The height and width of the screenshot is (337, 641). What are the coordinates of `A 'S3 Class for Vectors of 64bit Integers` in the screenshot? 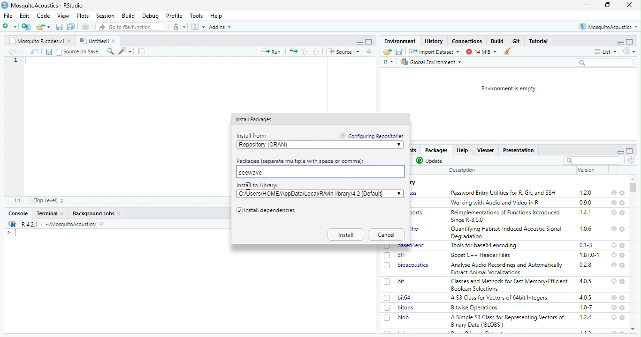 It's located at (500, 298).